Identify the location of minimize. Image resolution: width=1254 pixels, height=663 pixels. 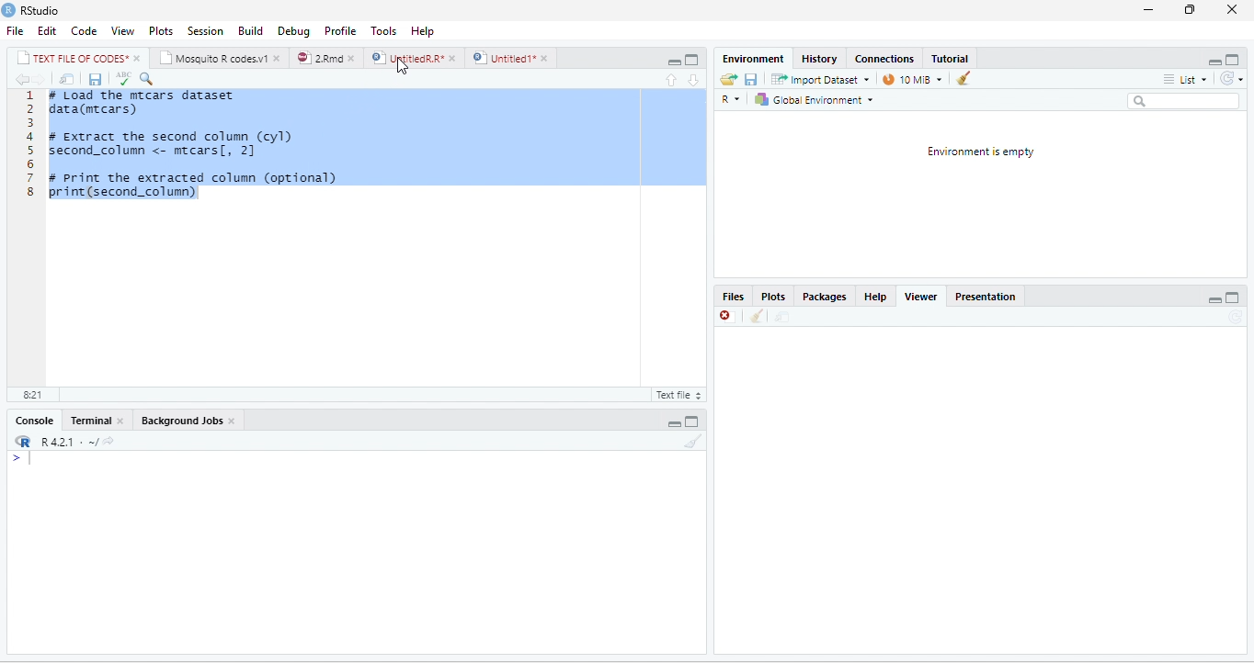
(1216, 59).